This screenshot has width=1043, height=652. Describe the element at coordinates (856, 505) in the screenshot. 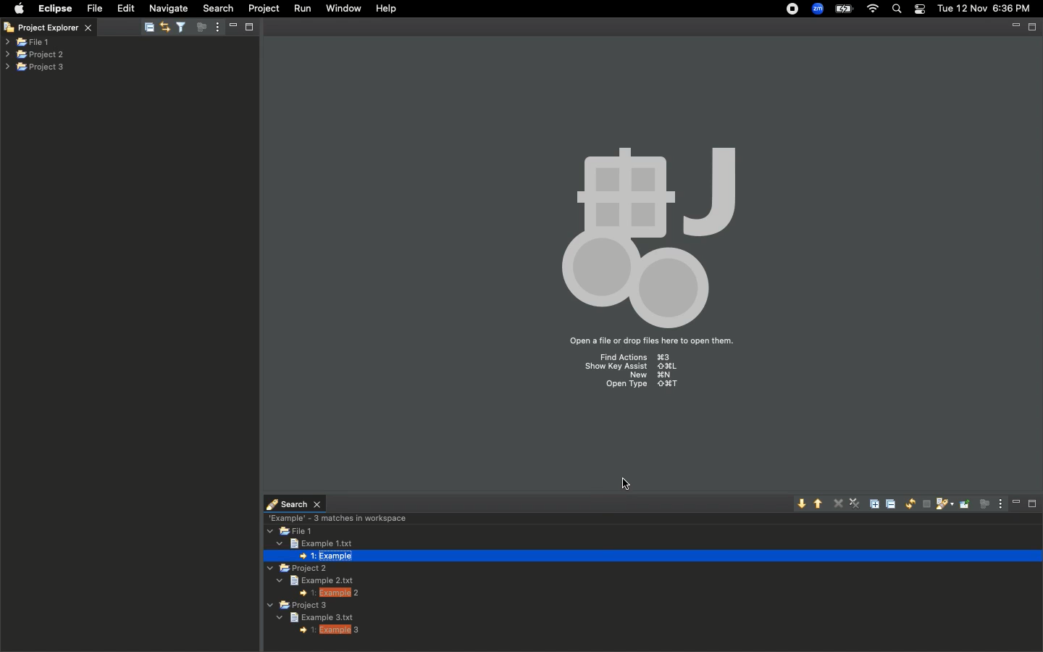

I see `Remove all matches` at that location.